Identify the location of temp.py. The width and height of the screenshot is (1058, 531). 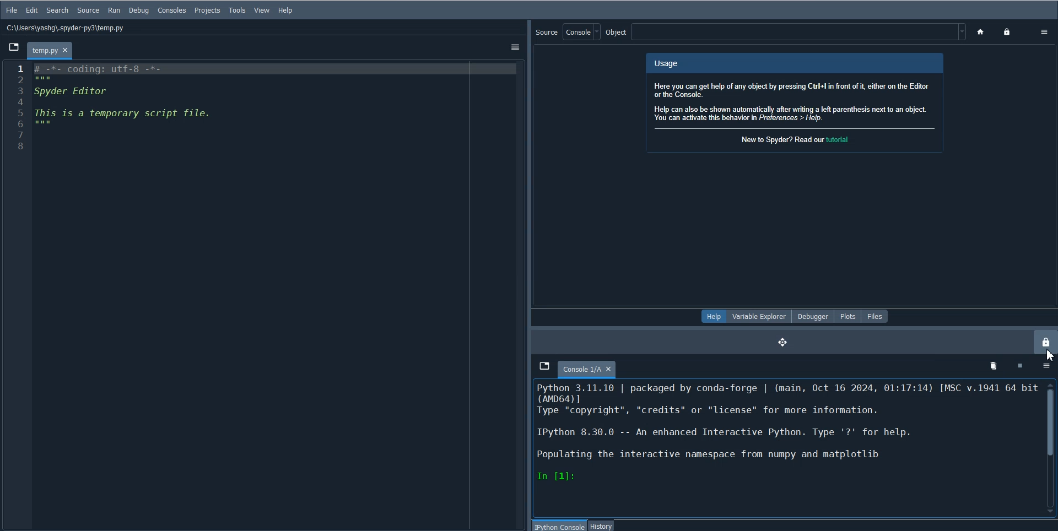
(50, 50).